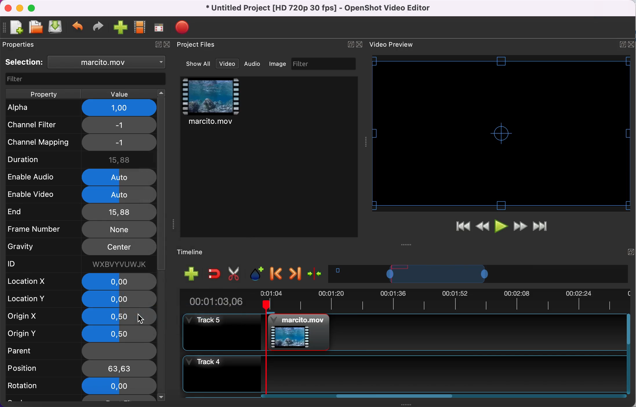 The width and height of the screenshot is (636, 407). Describe the element at coordinates (81, 317) in the screenshot. I see `origin x 0` at that location.